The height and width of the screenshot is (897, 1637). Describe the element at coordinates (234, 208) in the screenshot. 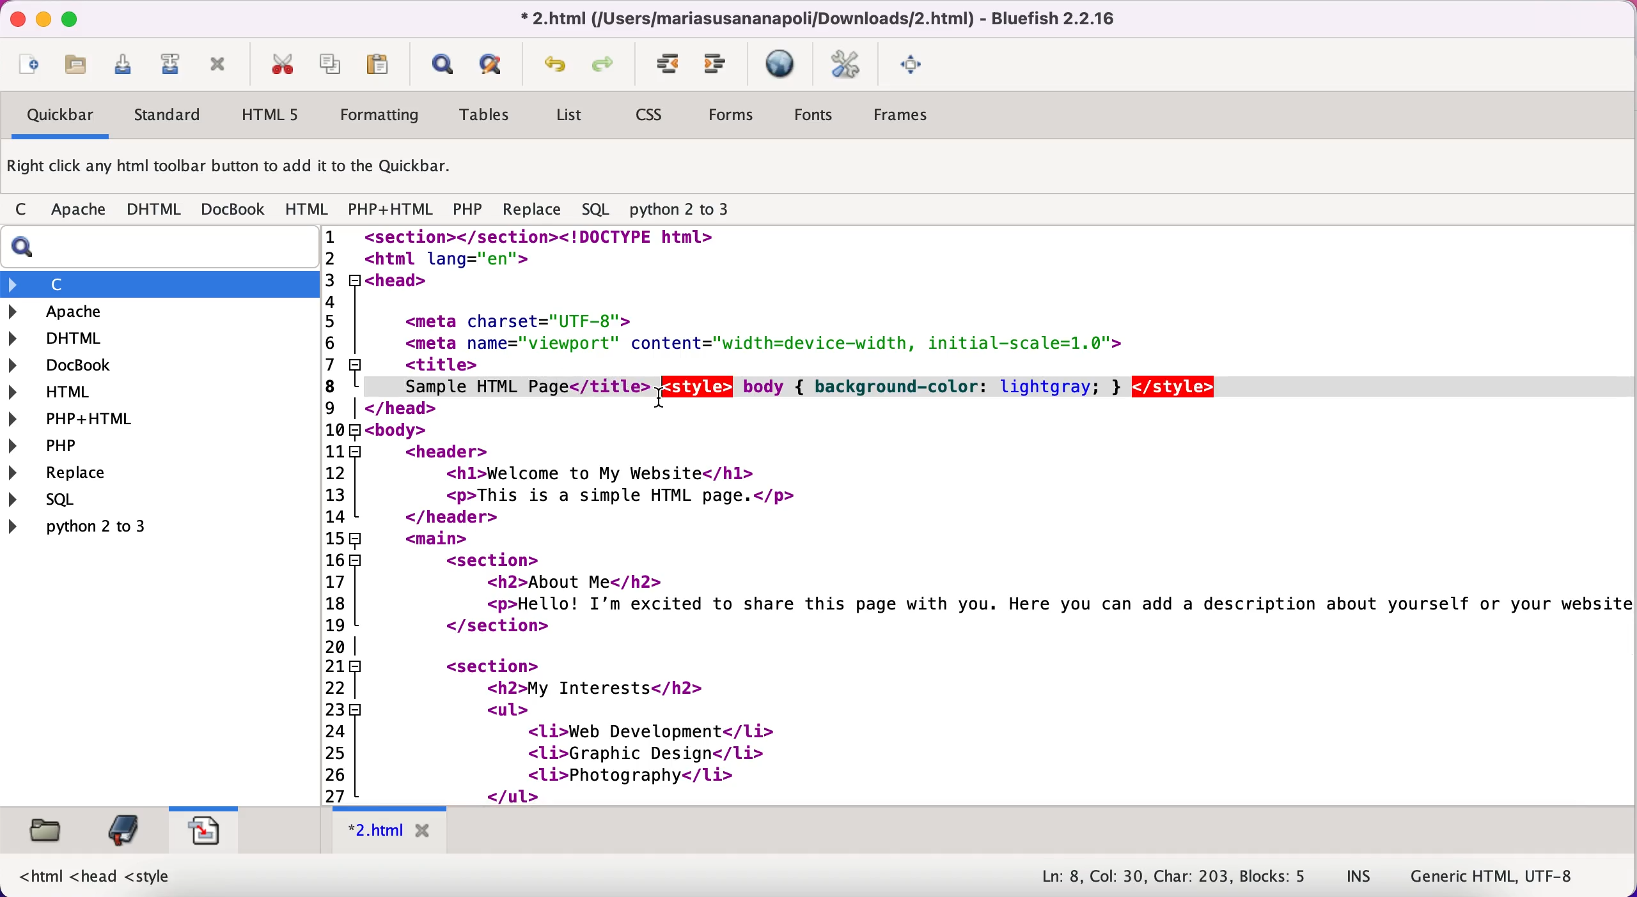

I see `docbook` at that location.